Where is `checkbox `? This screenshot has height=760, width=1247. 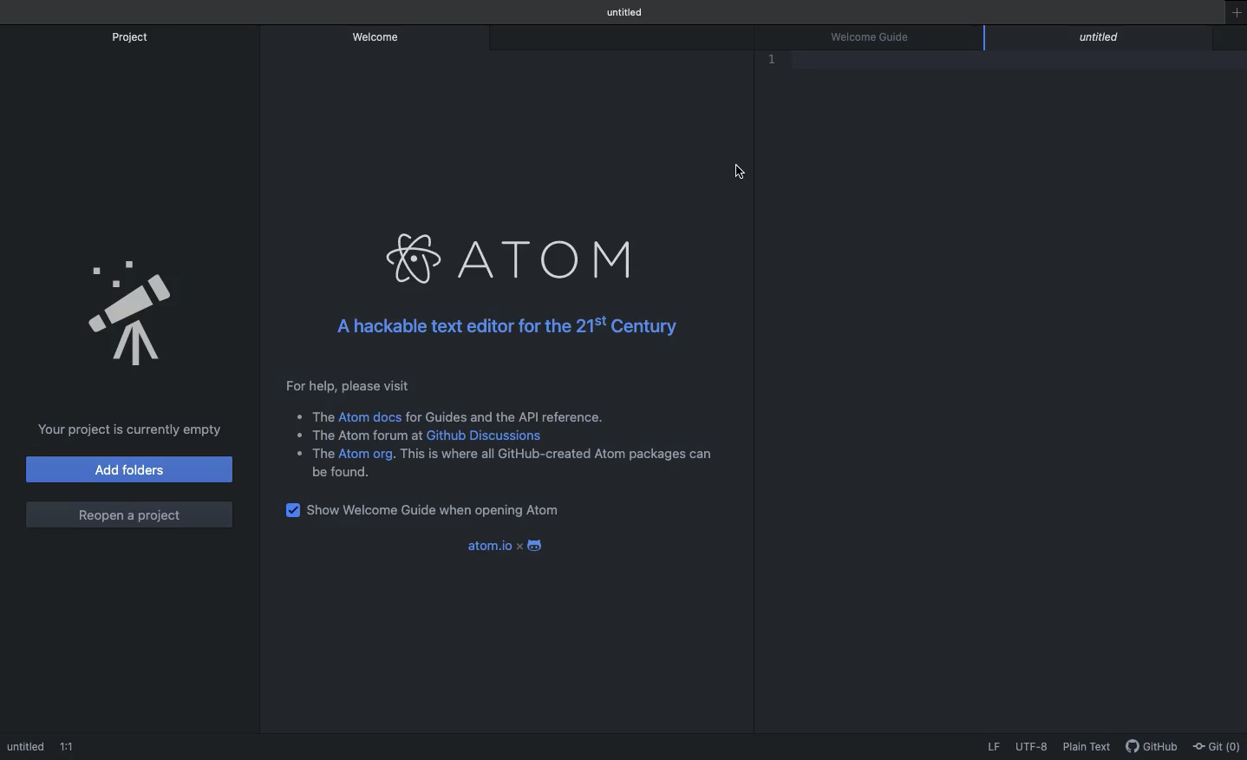 checkbox  is located at coordinates (291, 514).